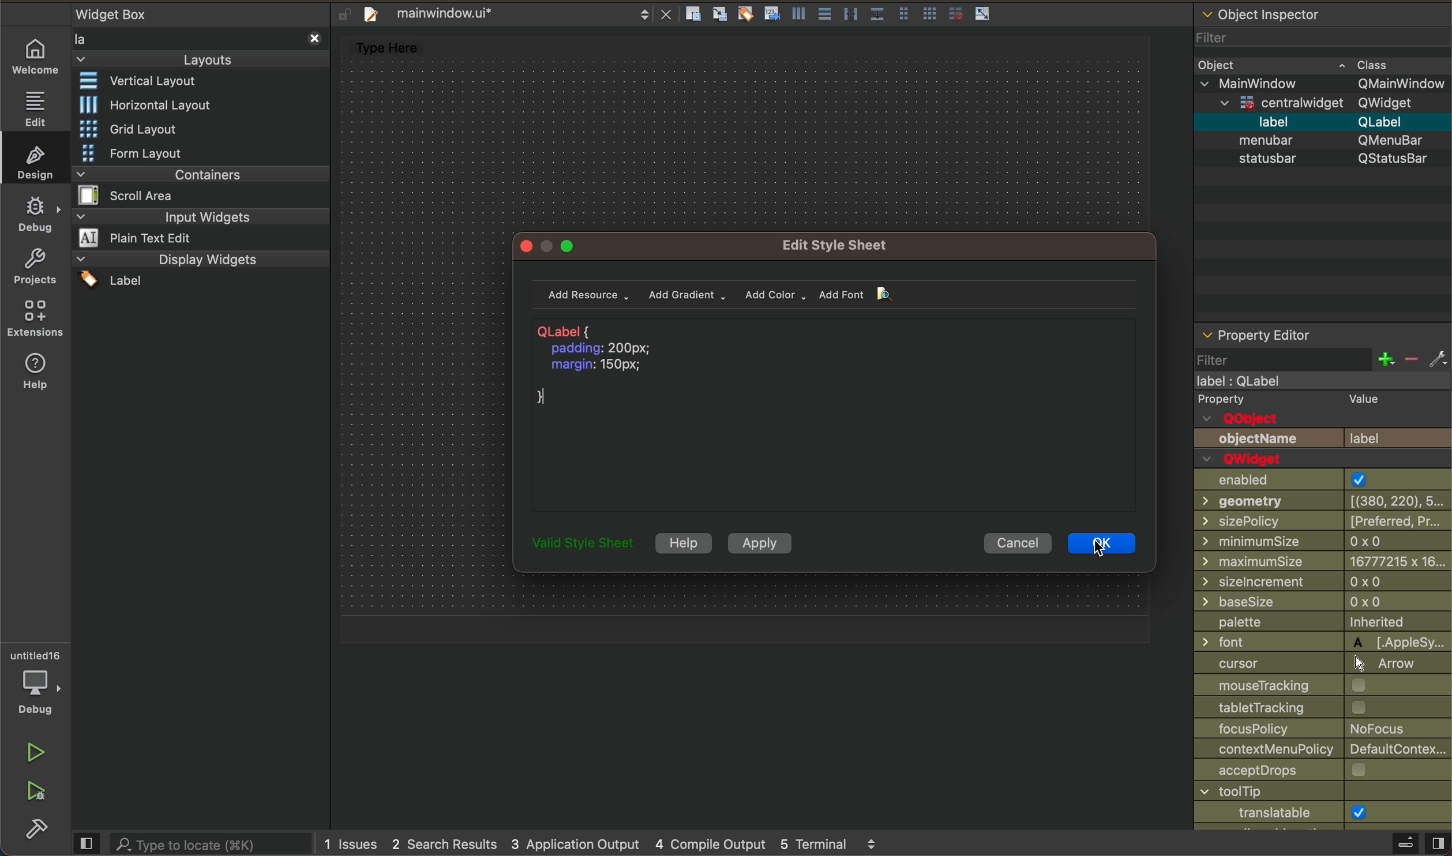 The height and width of the screenshot is (856, 1452). Describe the element at coordinates (1312, 729) in the screenshot. I see `focus` at that location.